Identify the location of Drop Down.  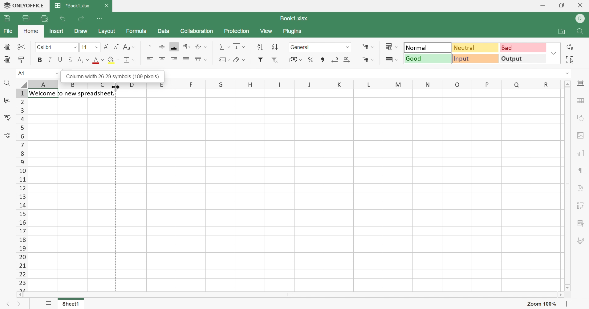
(568, 84).